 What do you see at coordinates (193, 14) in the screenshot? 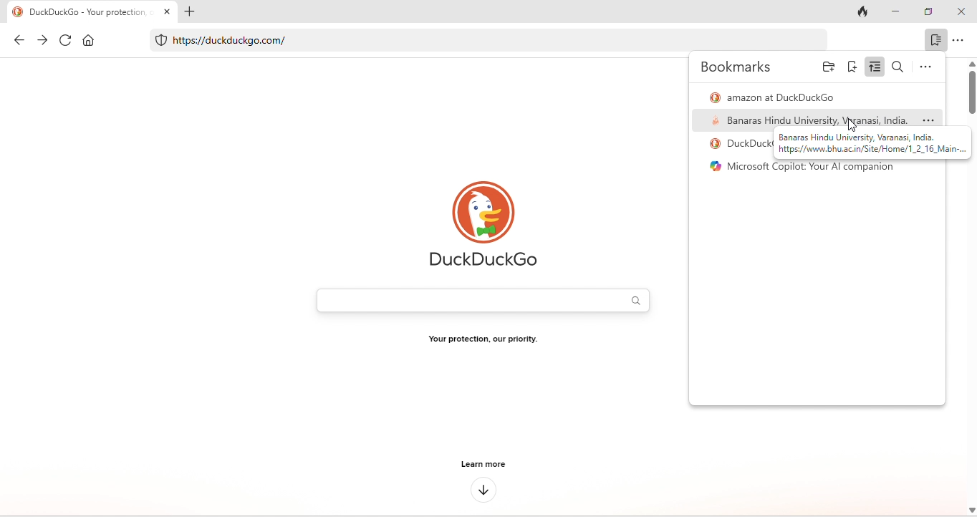
I see `add` at bounding box center [193, 14].